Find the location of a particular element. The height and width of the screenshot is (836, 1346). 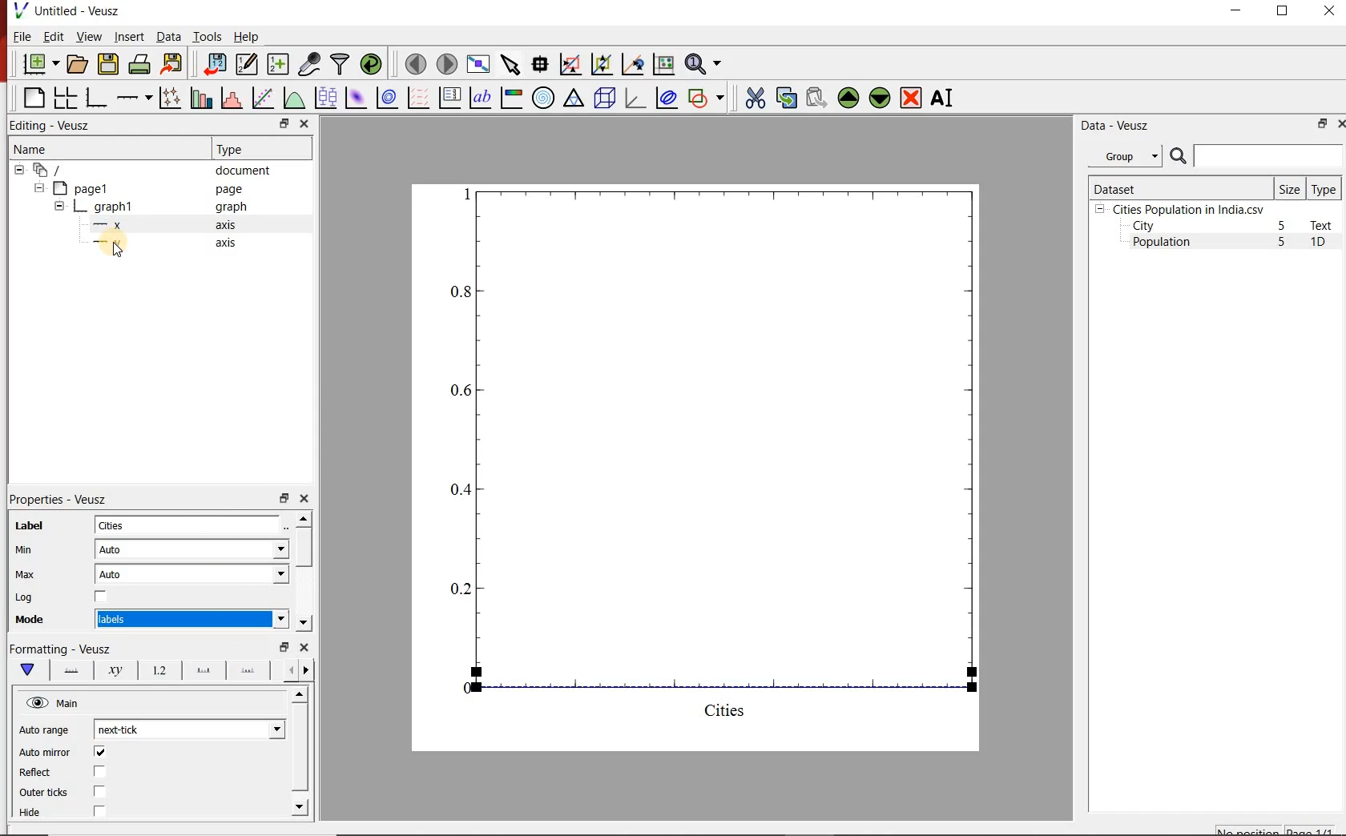

Cities is located at coordinates (191, 525).